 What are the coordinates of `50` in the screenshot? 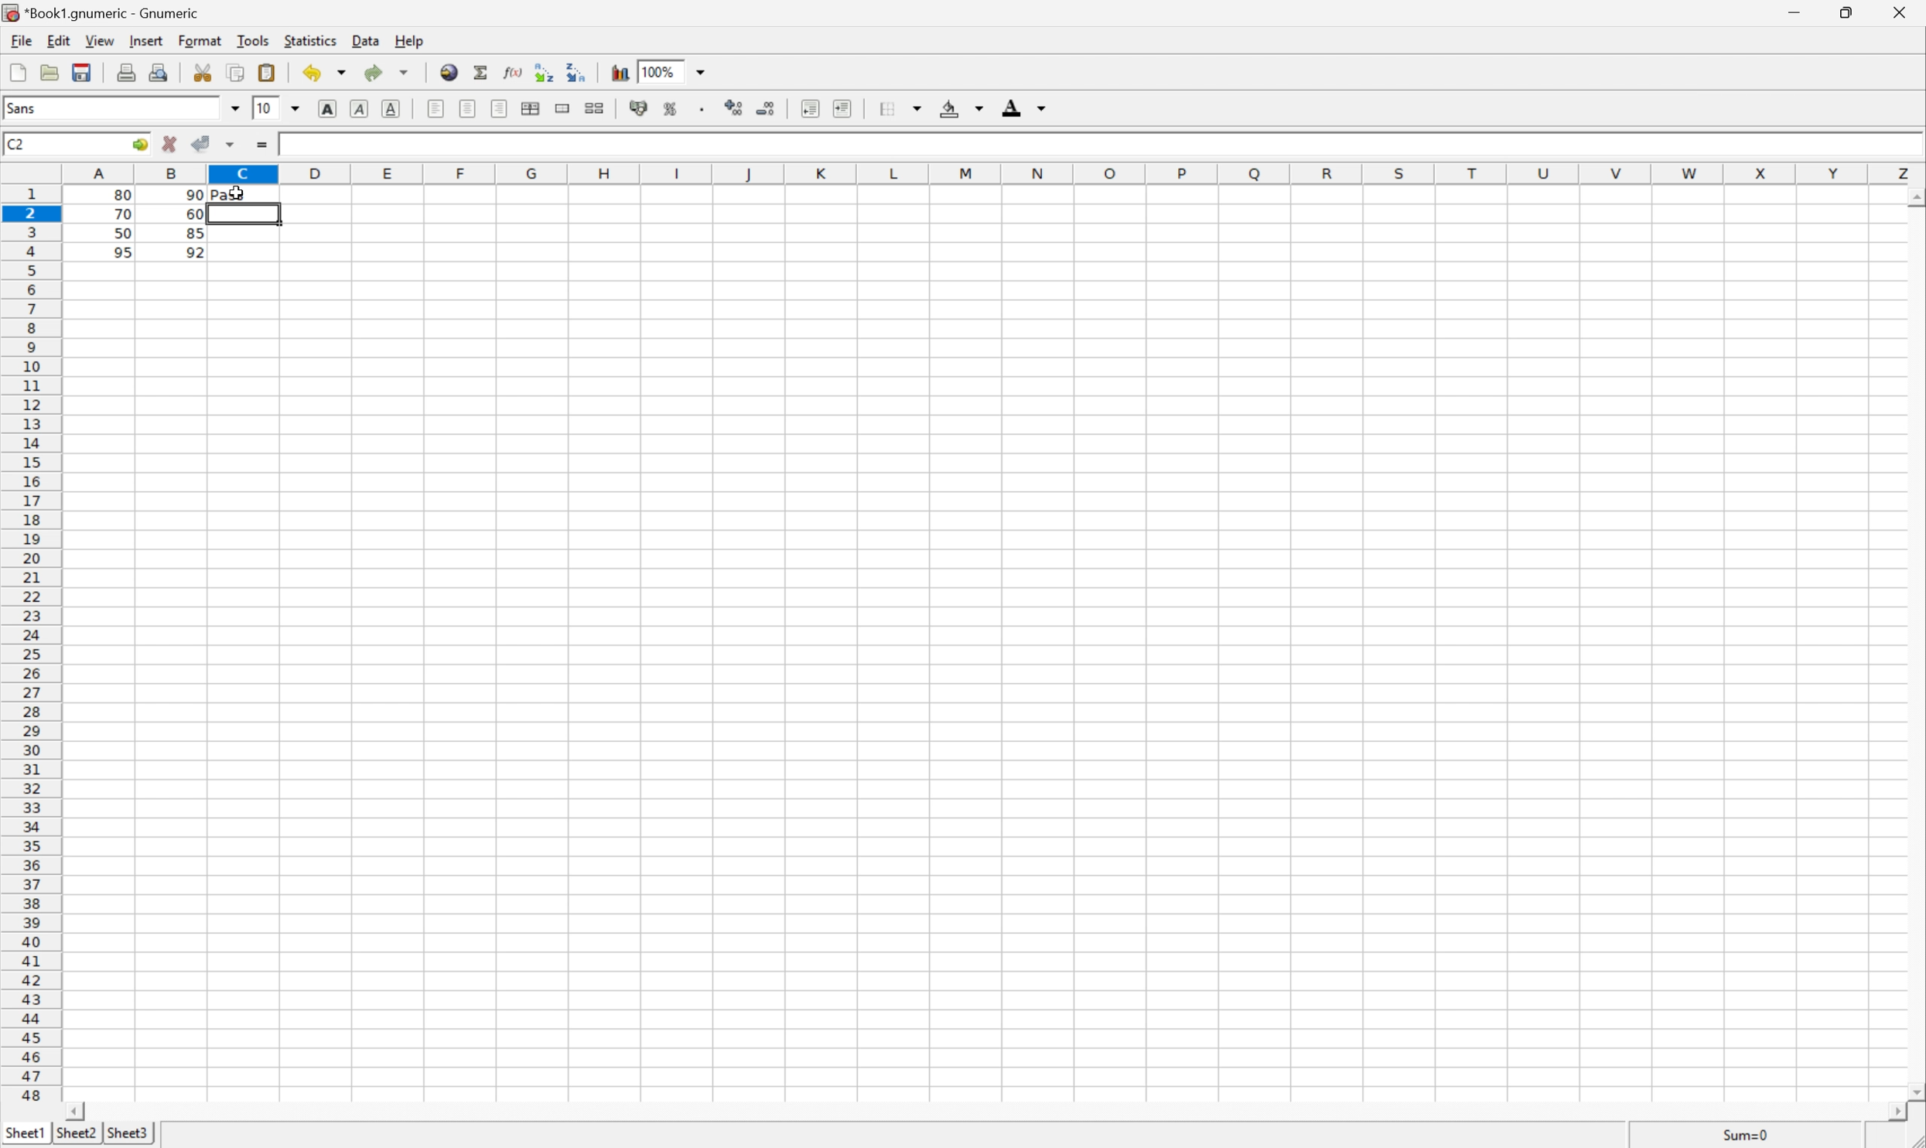 It's located at (119, 234).